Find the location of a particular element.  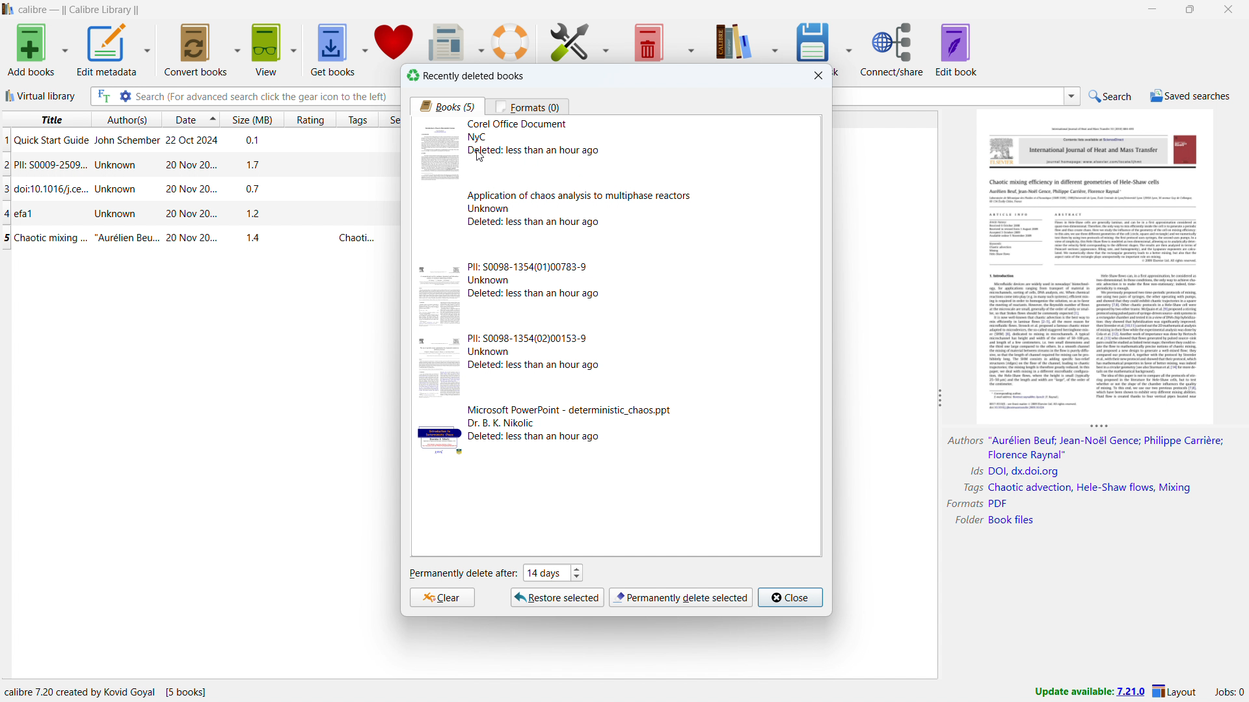

add books options is located at coordinates (64, 49).